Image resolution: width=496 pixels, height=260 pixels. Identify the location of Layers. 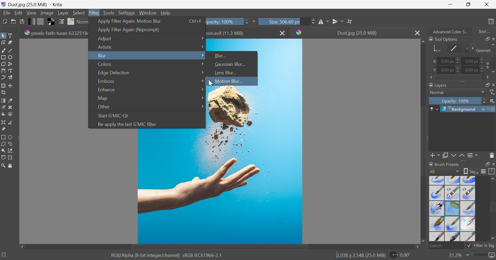
(485, 84).